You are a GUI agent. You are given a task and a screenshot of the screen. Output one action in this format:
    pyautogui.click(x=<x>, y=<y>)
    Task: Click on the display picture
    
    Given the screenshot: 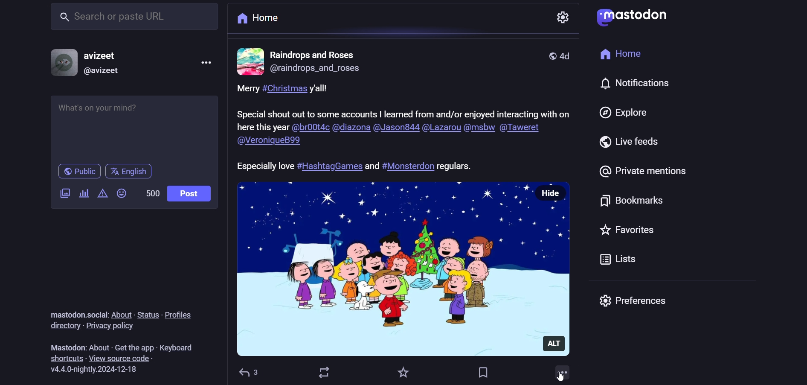 What is the action you would take?
    pyautogui.click(x=61, y=61)
    